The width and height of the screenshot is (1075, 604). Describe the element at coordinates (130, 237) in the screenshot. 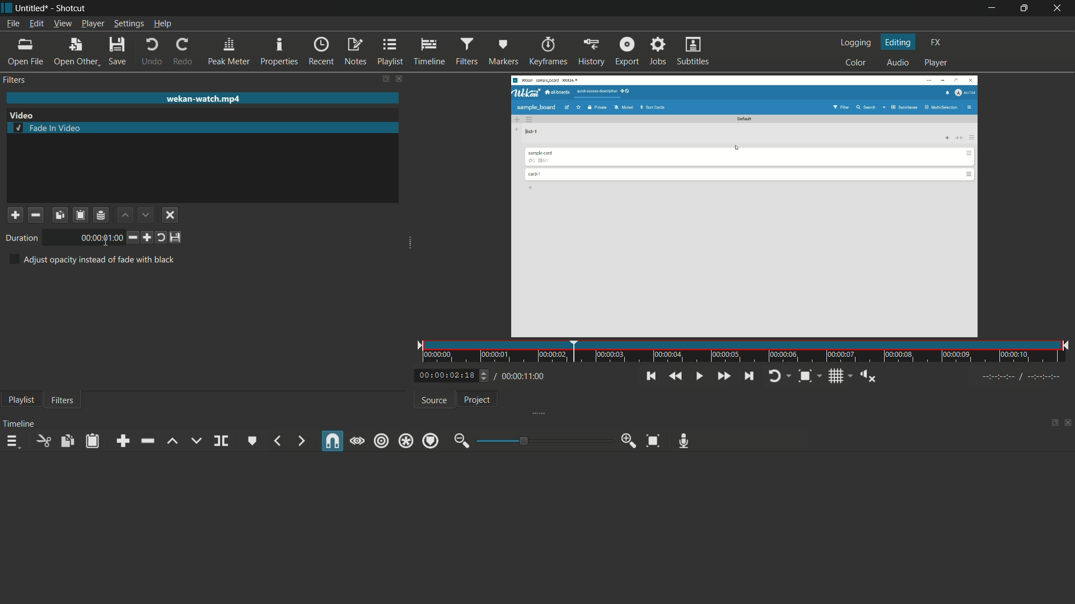

I see `decrement` at that location.